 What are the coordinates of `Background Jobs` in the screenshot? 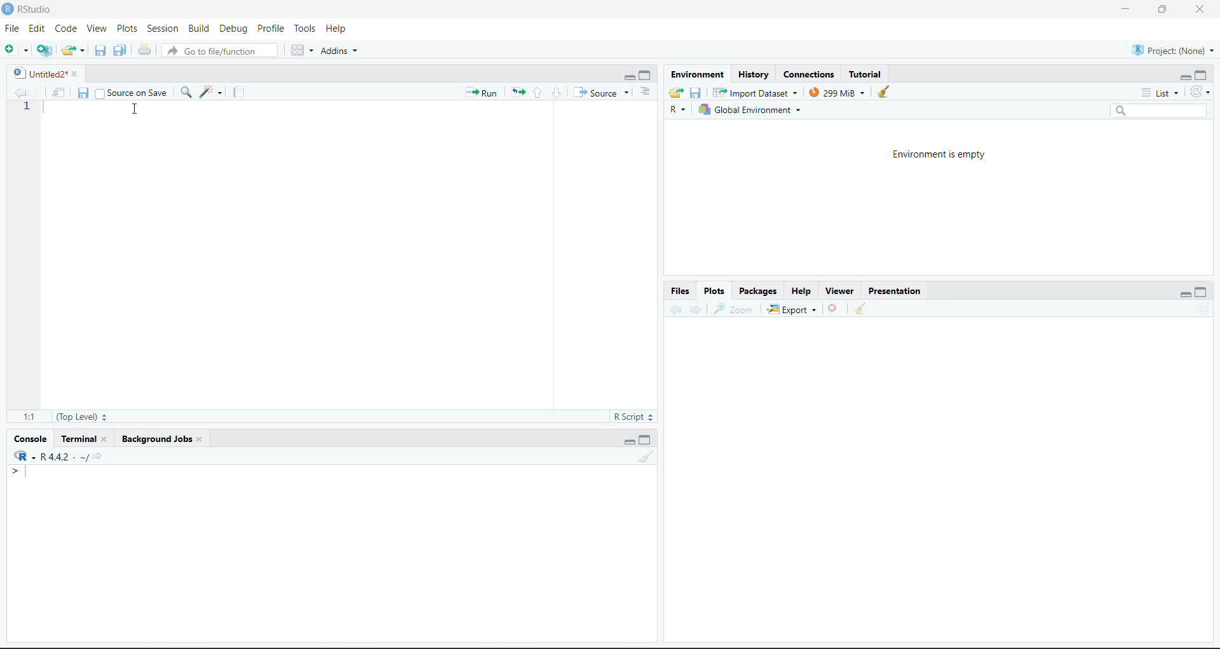 It's located at (157, 440).